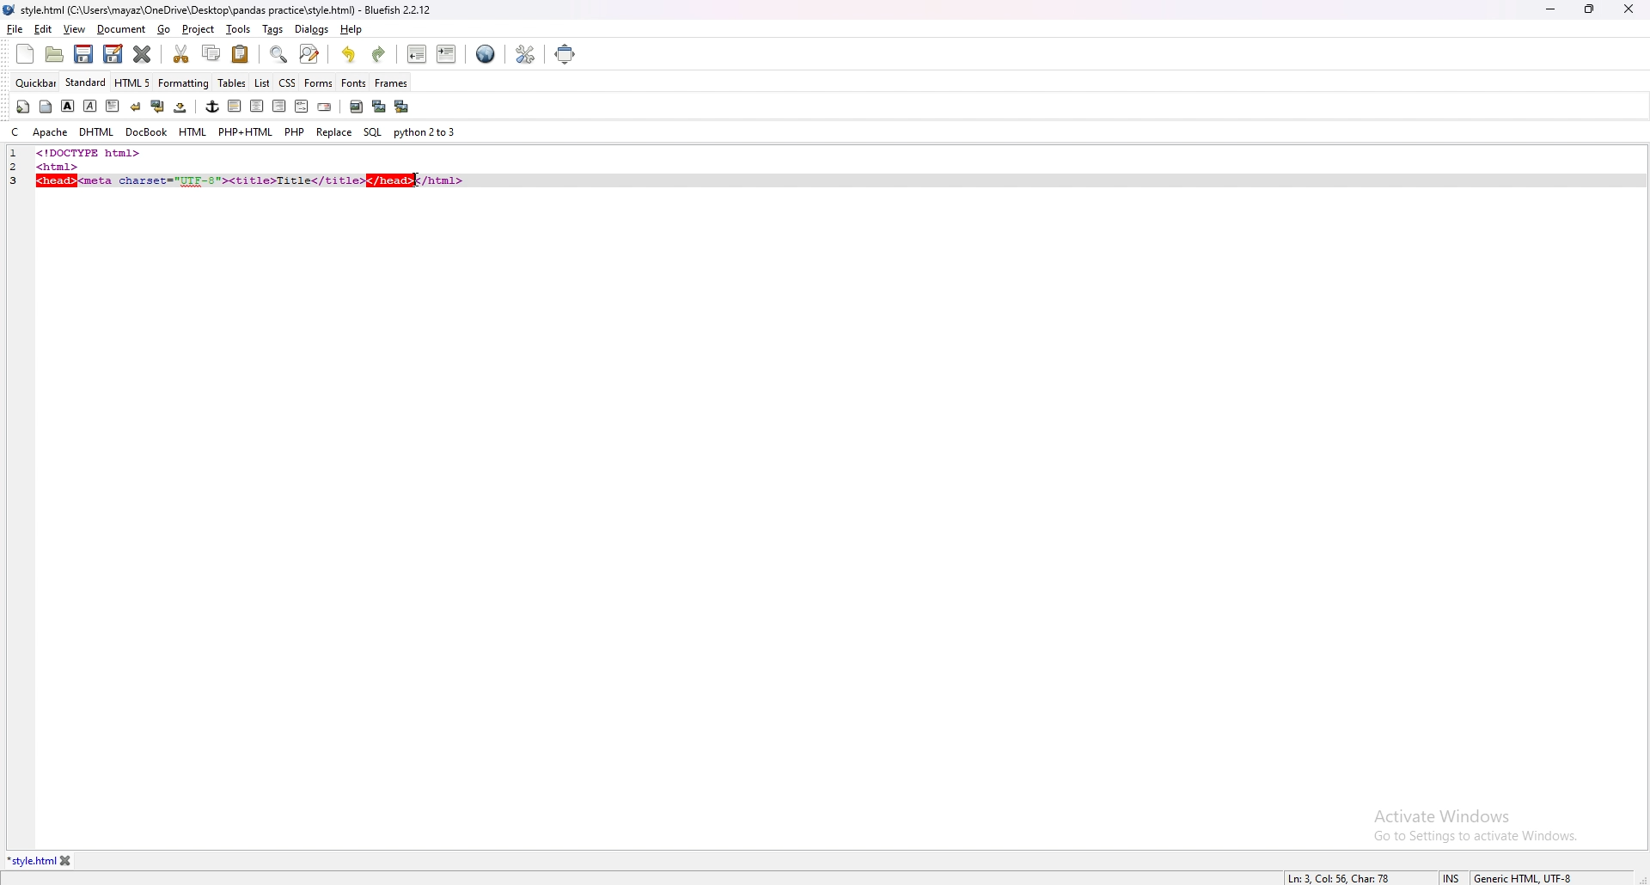 This screenshot has width=1650, height=885. What do you see at coordinates (22, 107) in the screenshot?
I see `quickstart` at bounding box center [22, 107].